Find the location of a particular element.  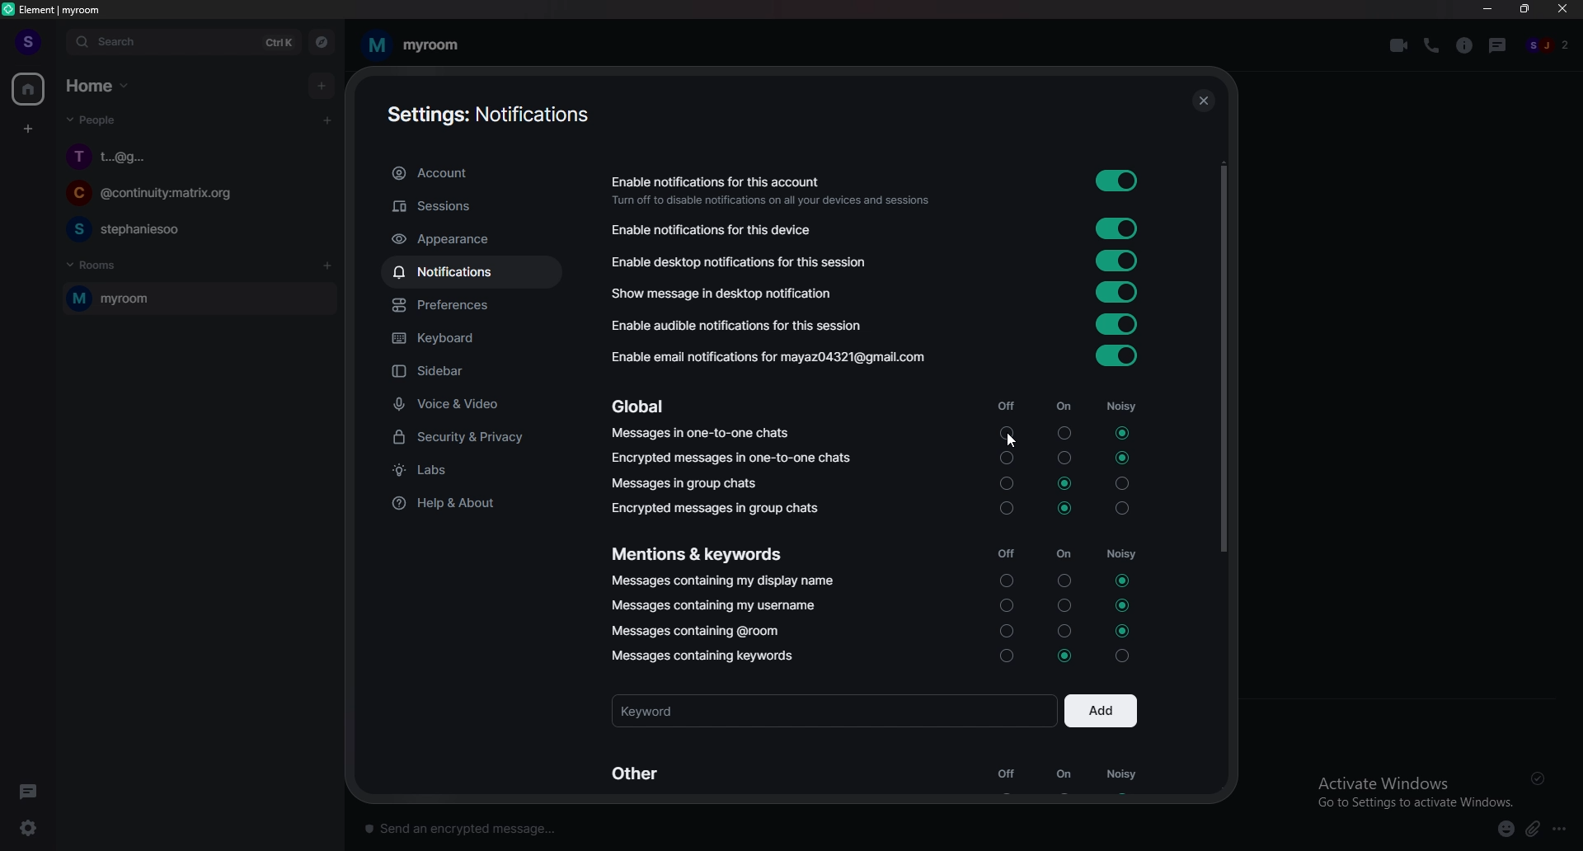

Messages containing my username is located at coordinates (721, 606).